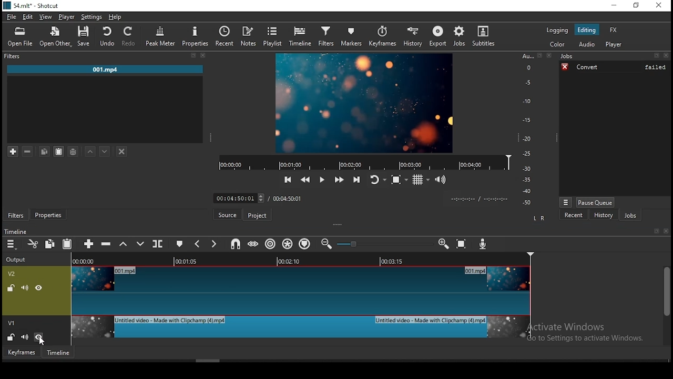 The width and height of the screenshot is (673, 379). I want to click on scrub while dragging, so click(254, 244).